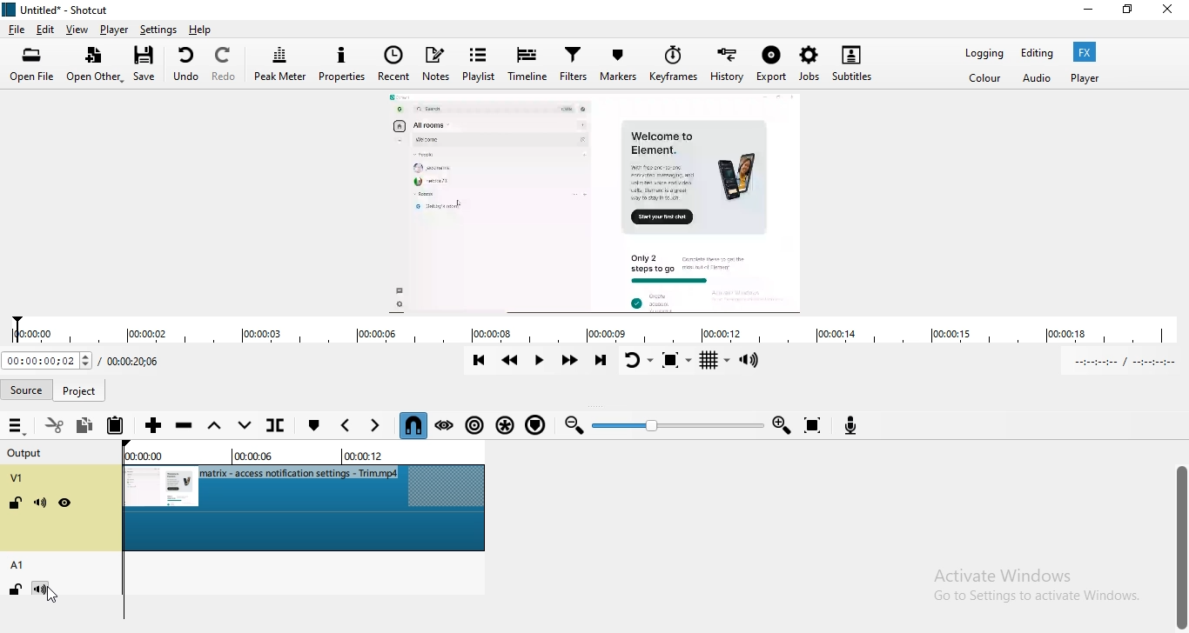  What do you see at coordinates (1041, 52) in the screenshot?
I see `Editing` at bounding box center [1041, 52].